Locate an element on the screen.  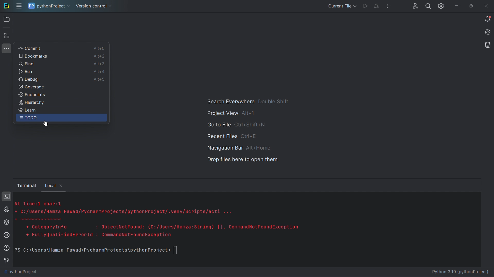
alt+ 5 is located at coordinates (100, 80).